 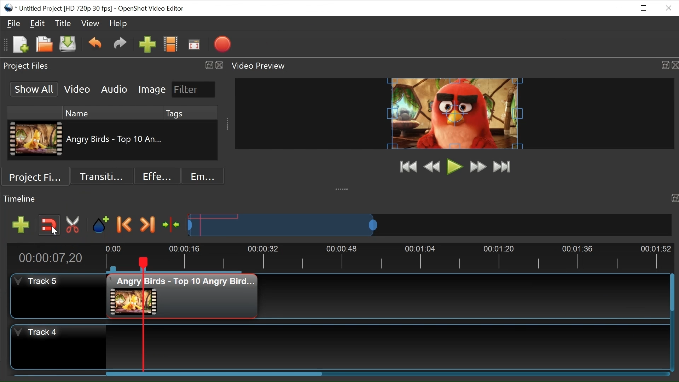 What do you see at coordinates (194, 89) in the screenshot?
I see `Filter` at bounding box center [194, 89].